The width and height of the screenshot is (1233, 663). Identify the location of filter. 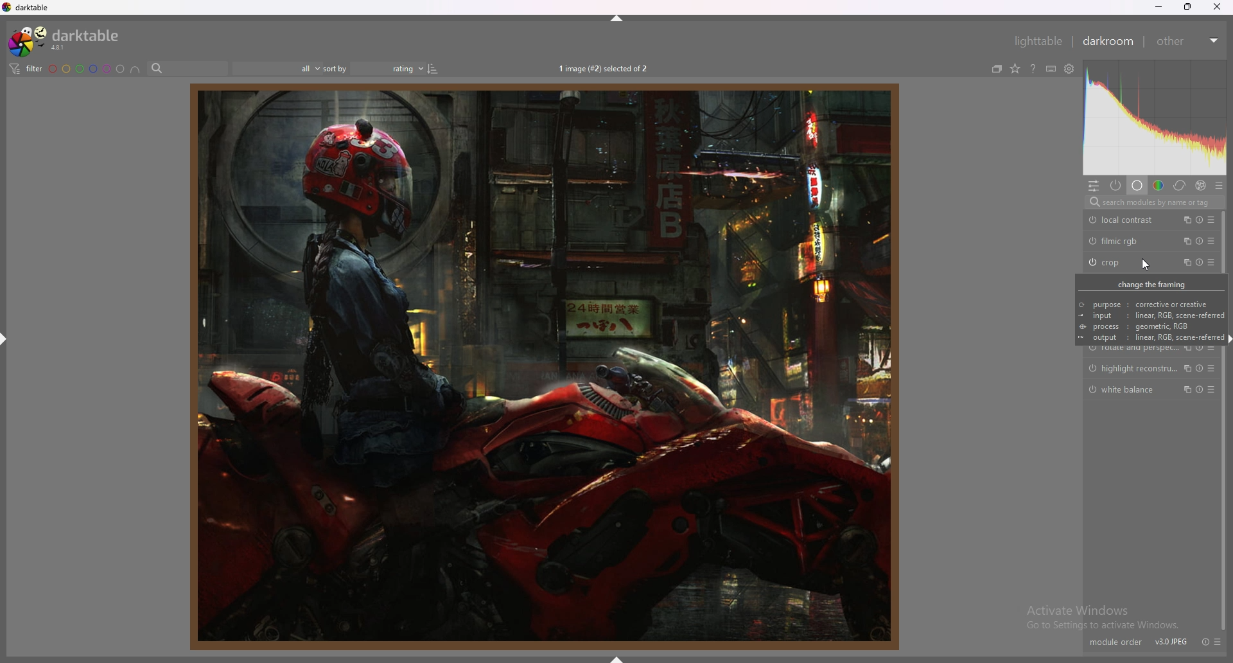
(26, 69).